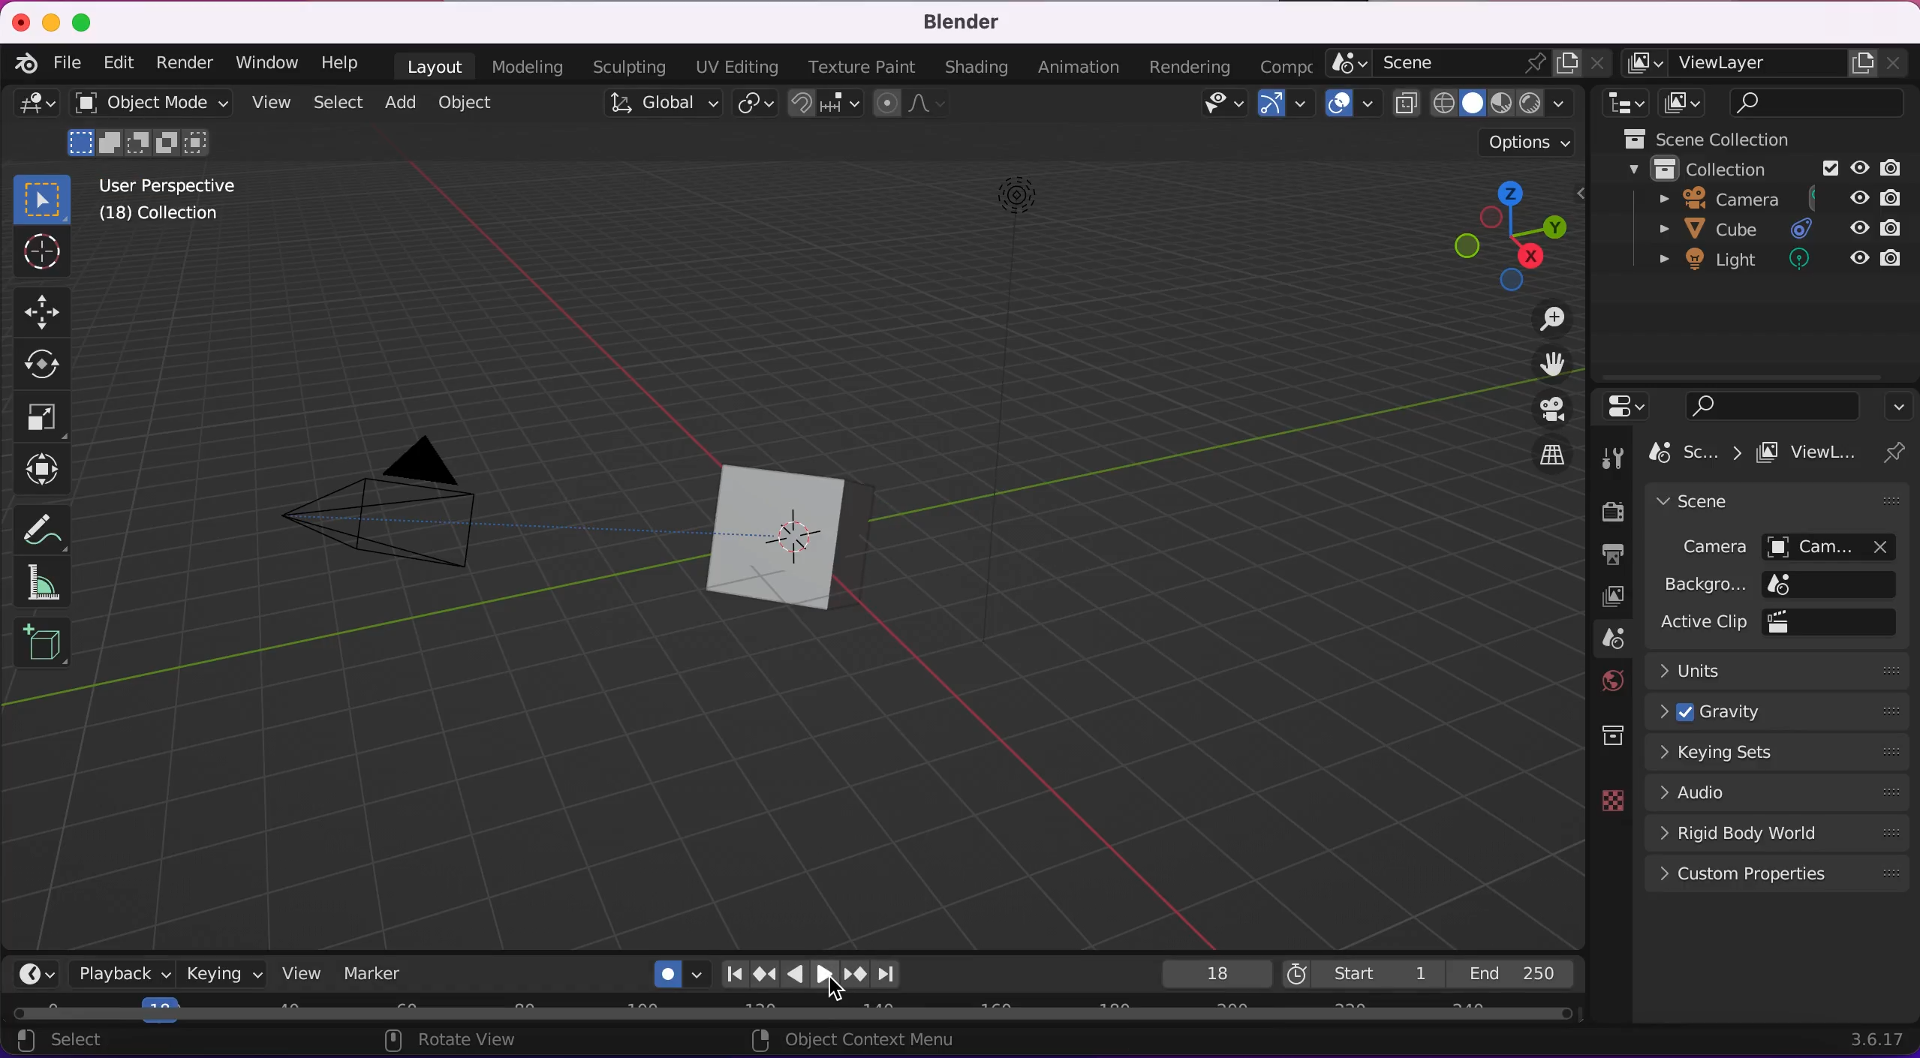 This screenshot has height=1058, width=1920. Describe the element at coordinates (1900, 404) in the screenshot. I see ` collapse` at that location.